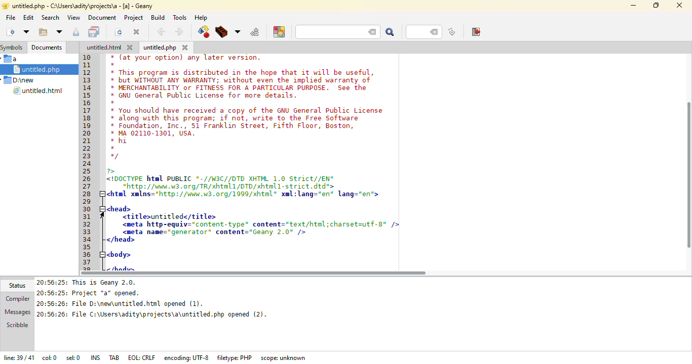  I want to click on minimize, so click(633, 5).